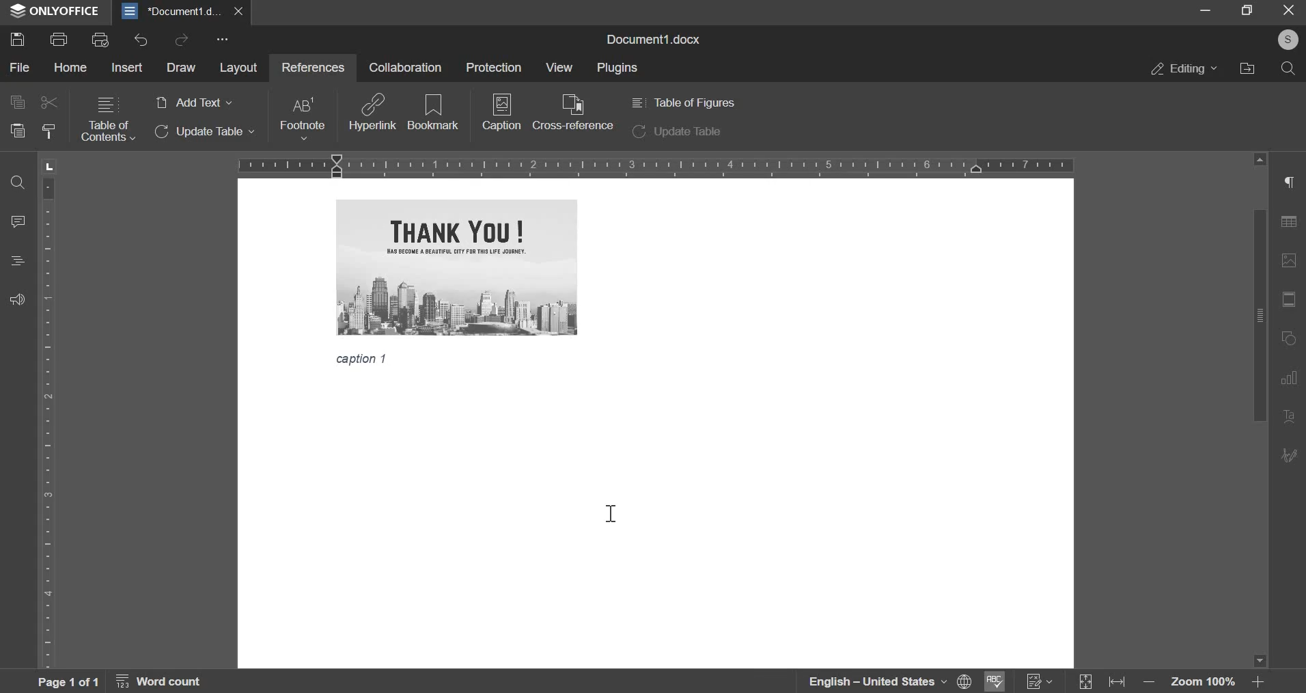 This screenshot has height=693, width=1306. What do you see at coordinates (180, 68) in the screenshot?
I see `draw` at bounding box center [180, 68].